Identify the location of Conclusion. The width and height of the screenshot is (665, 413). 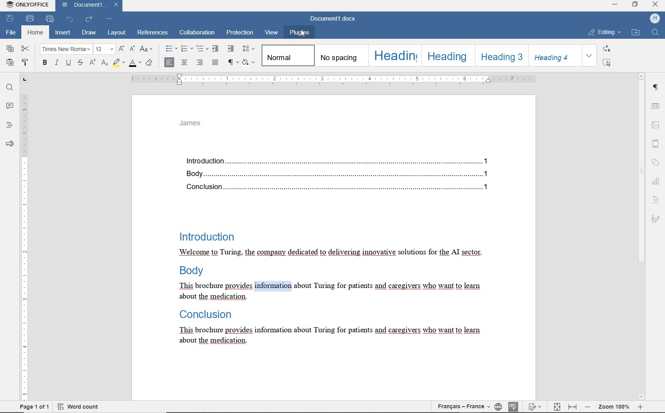
(203, 315).